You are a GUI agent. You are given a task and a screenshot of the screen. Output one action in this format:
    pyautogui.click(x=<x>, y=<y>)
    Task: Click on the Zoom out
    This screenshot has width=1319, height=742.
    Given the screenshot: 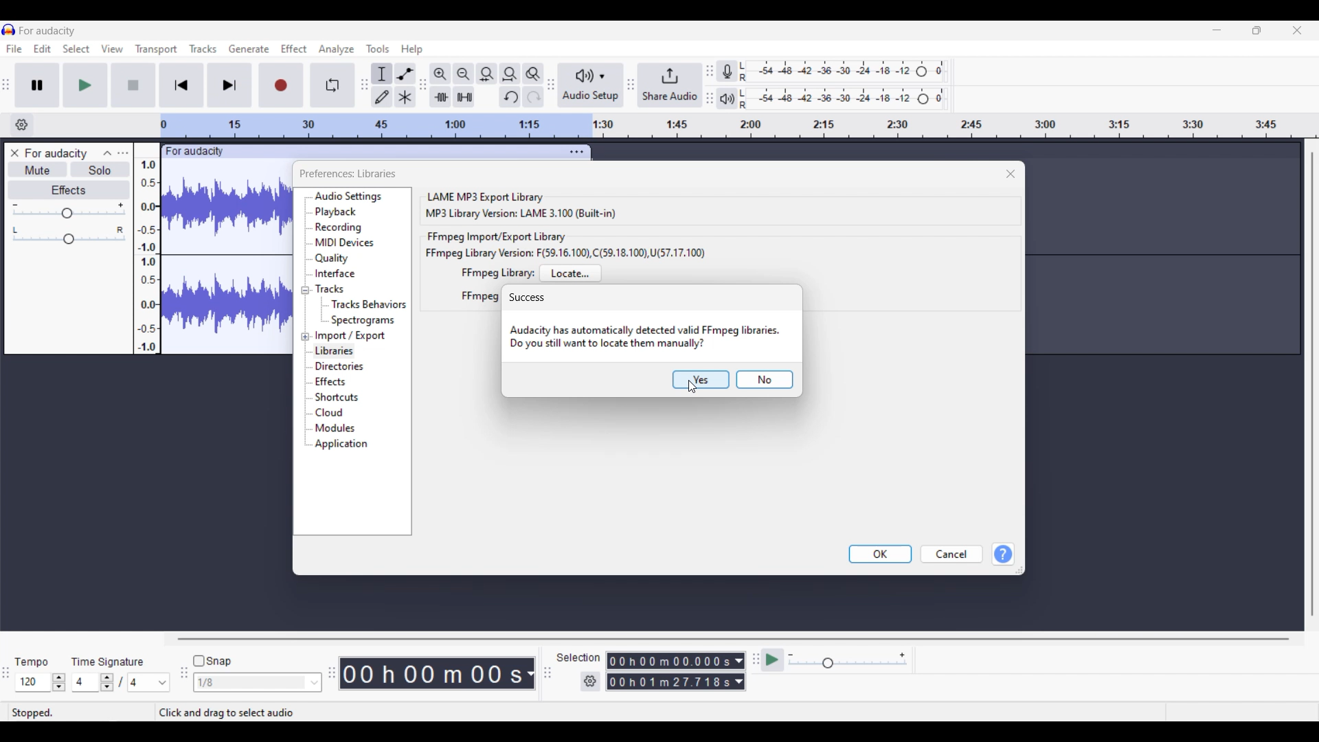 What is the action you would take?
    pyautogui.click(x=463, y=74)
    